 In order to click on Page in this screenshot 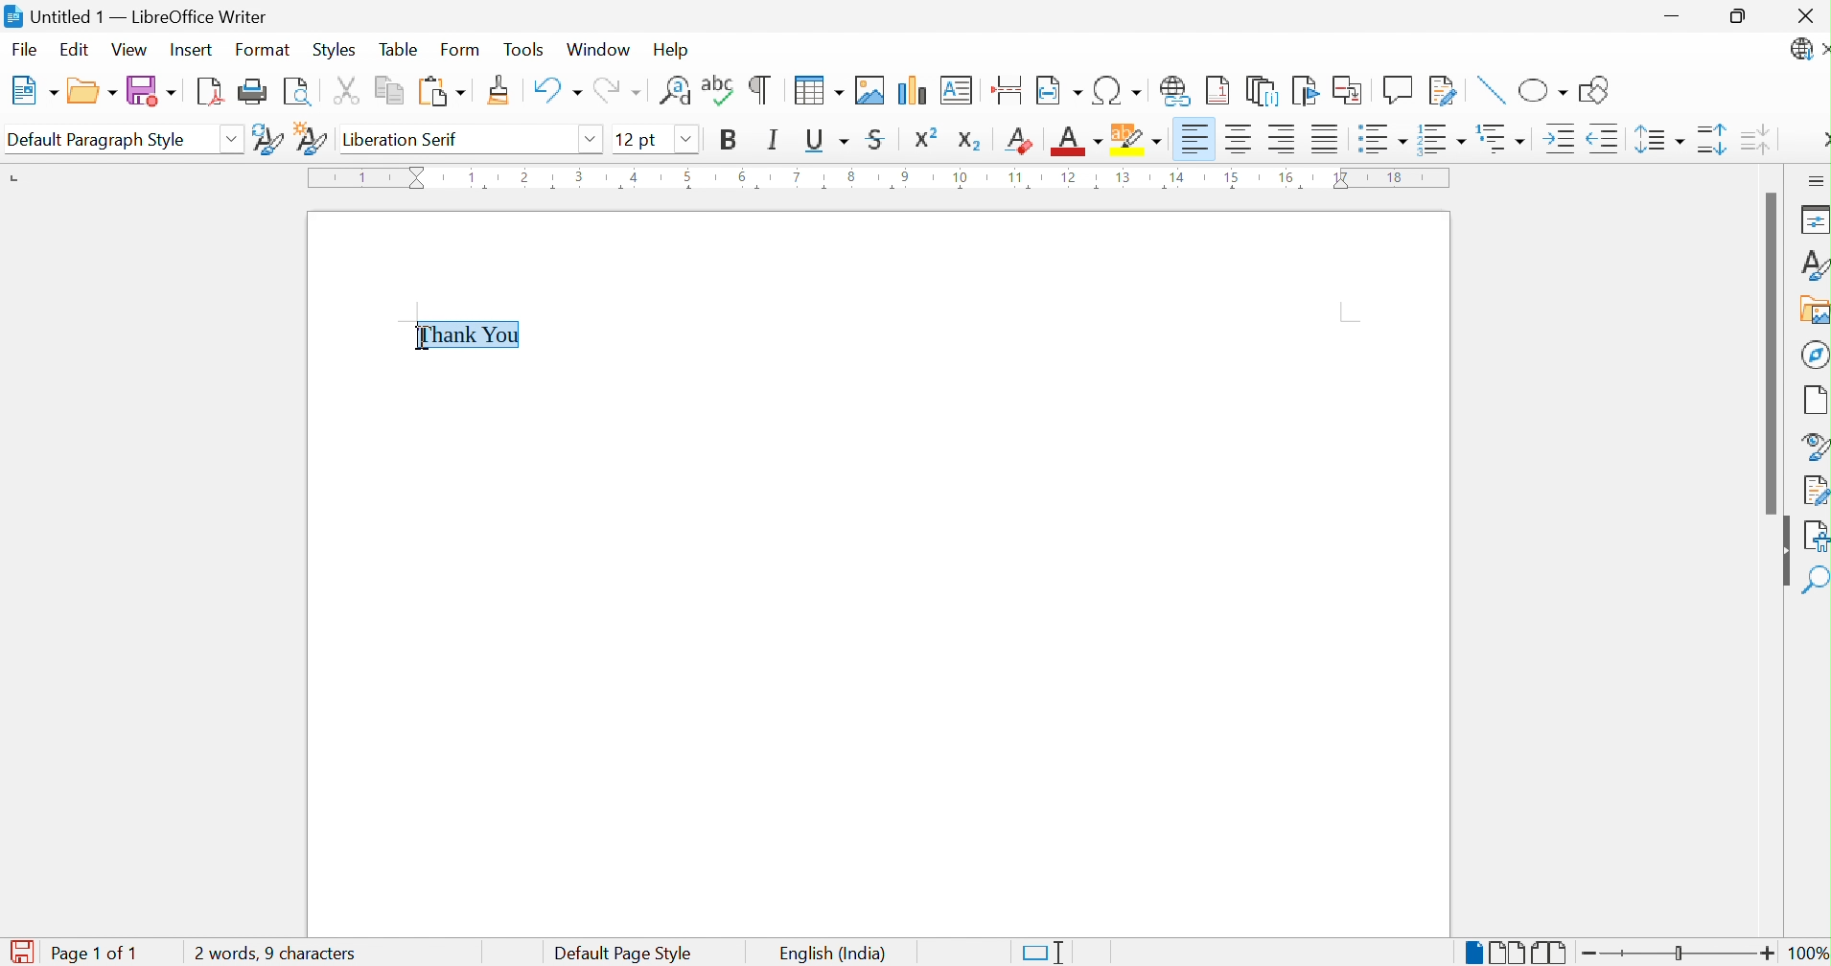, I will do `click(1814, 400)`.